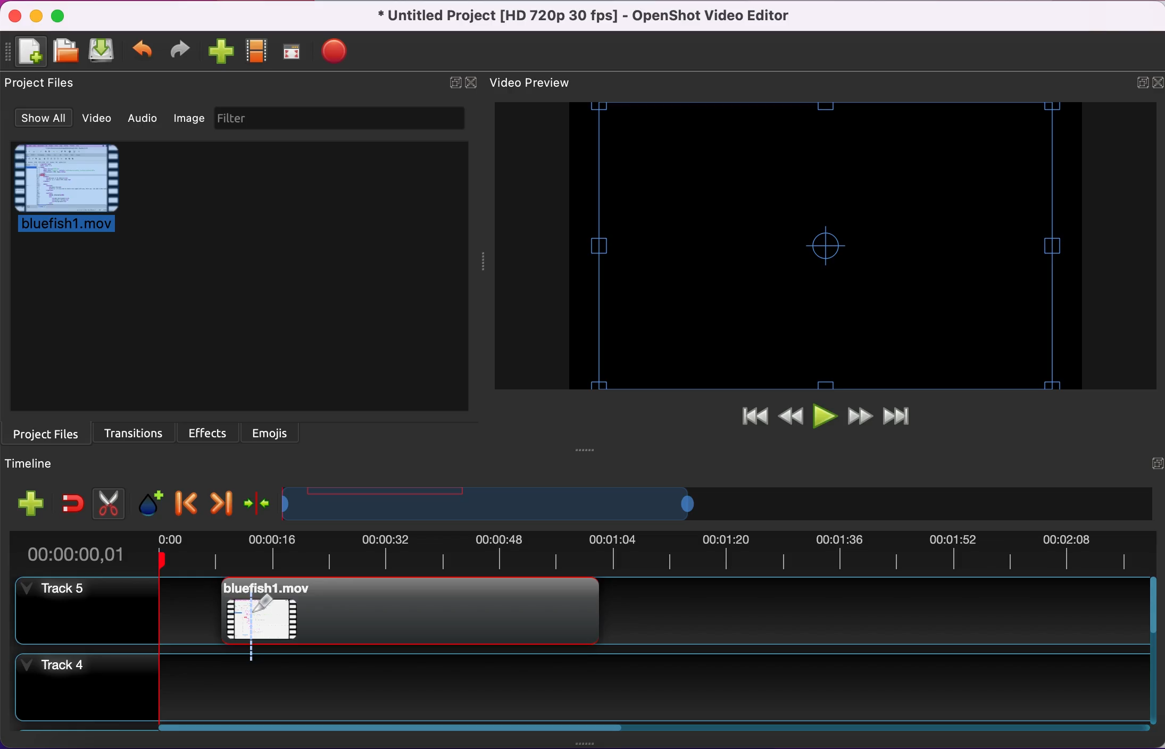  What do you see at coordinates (294, 52) in the screenshot?
I see `full screen` at bounding box center [294, 52].